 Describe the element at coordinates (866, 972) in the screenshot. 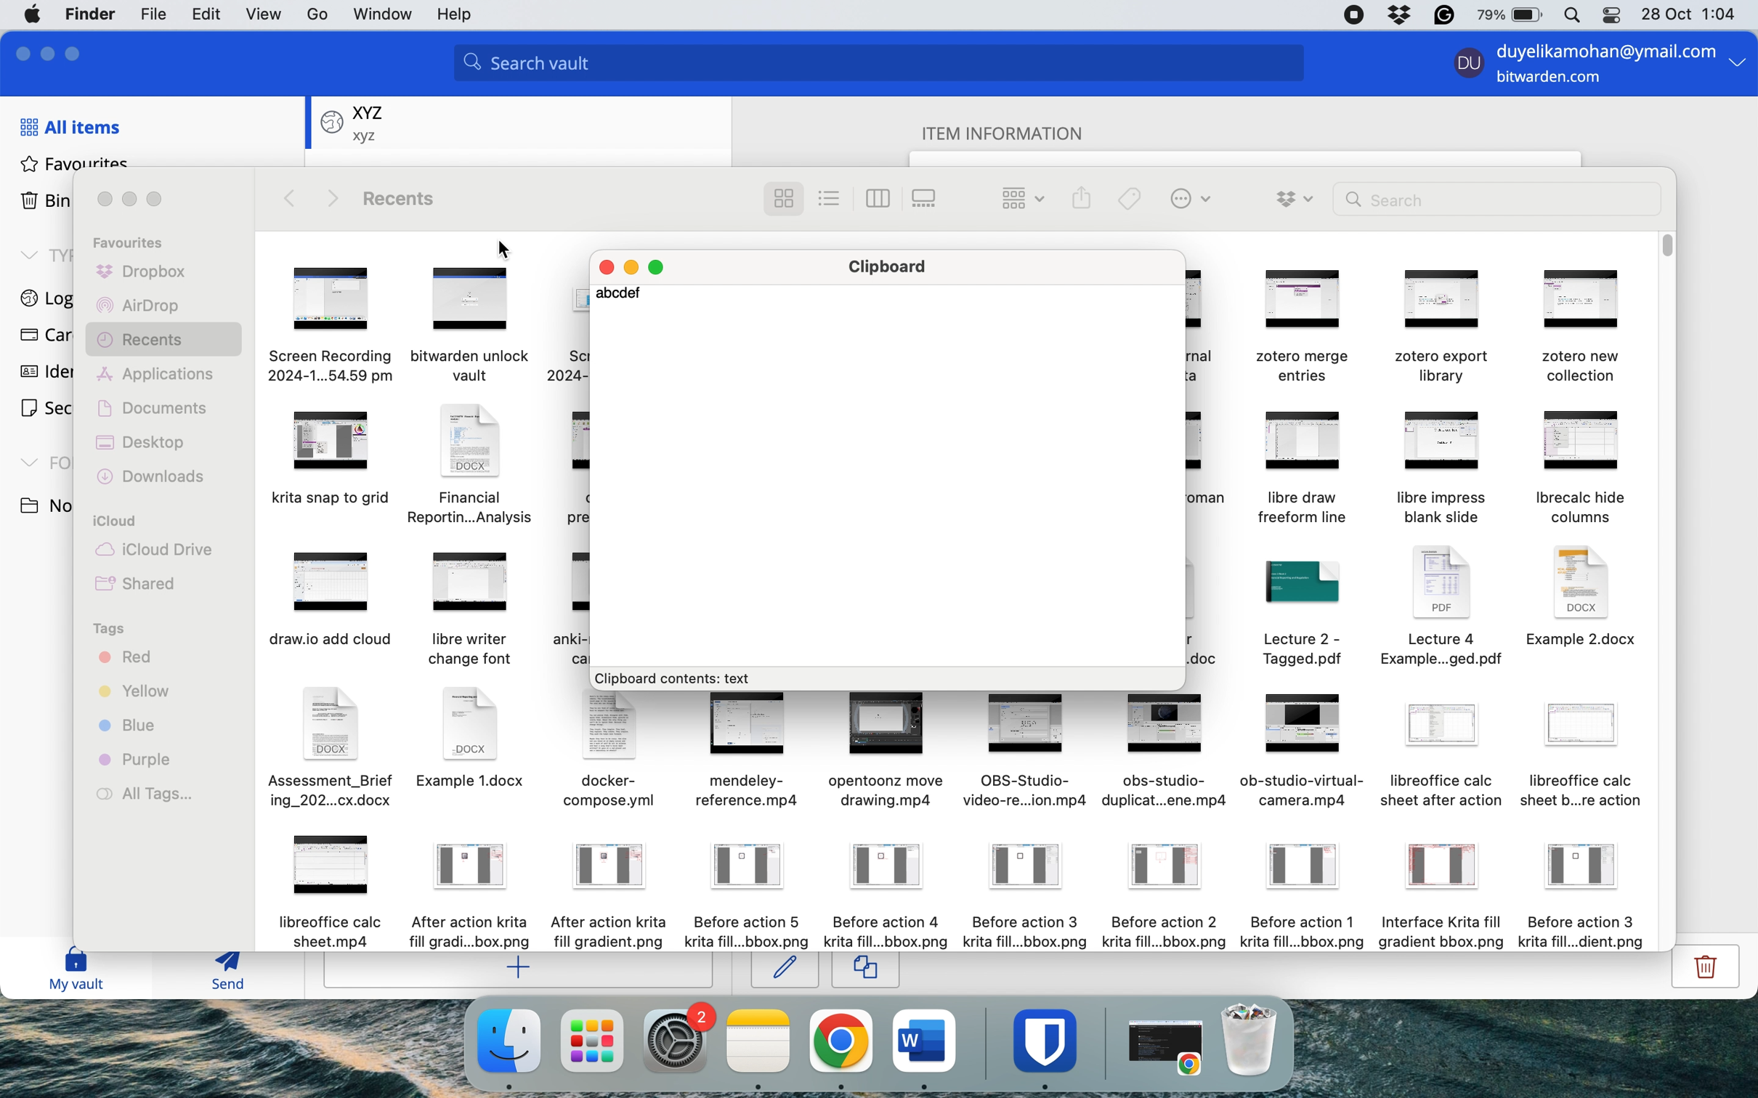

I see `copy` at that location.